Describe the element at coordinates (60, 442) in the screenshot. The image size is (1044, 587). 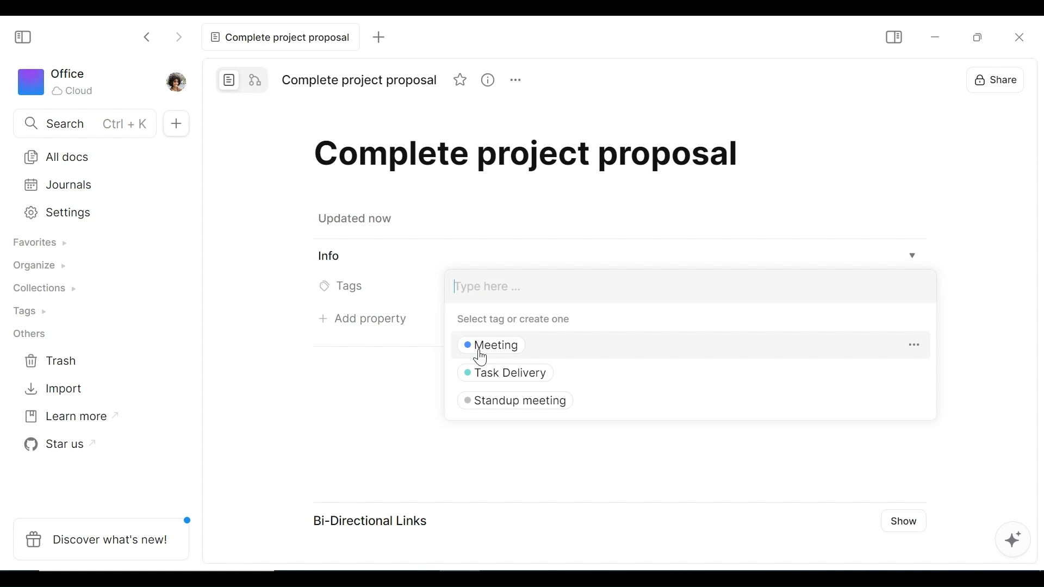
I see `Star us` at that location.